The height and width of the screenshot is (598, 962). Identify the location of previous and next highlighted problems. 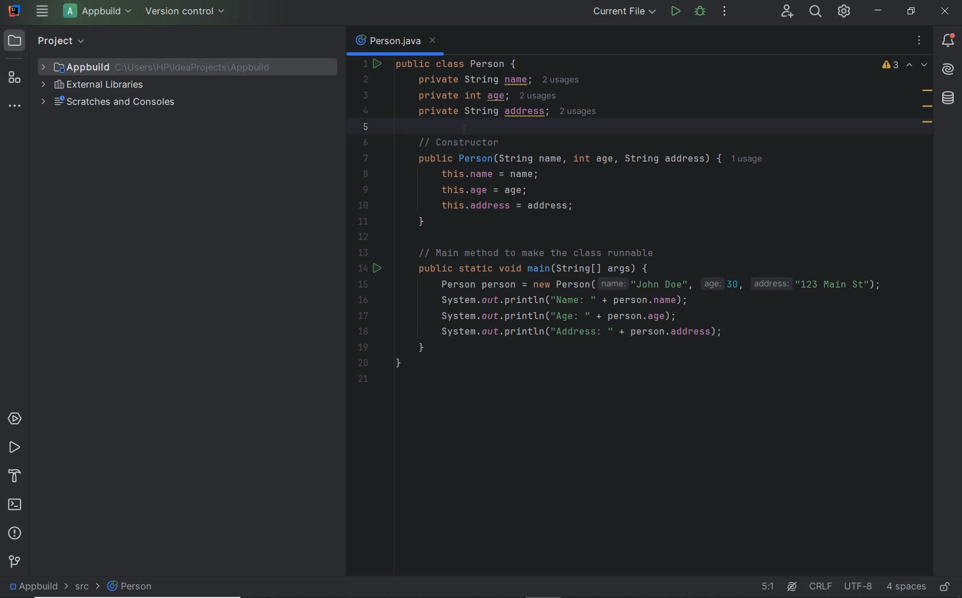
(917, 66).